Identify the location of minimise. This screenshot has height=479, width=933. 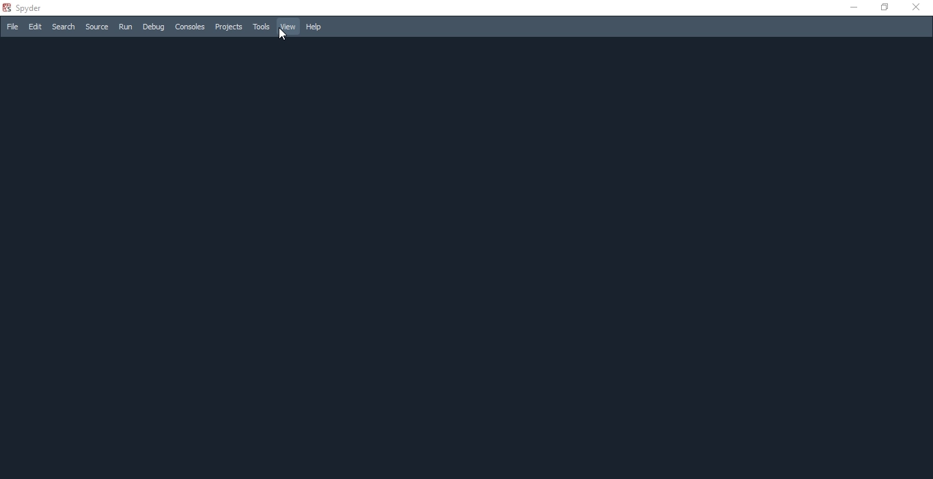
(850, 8).